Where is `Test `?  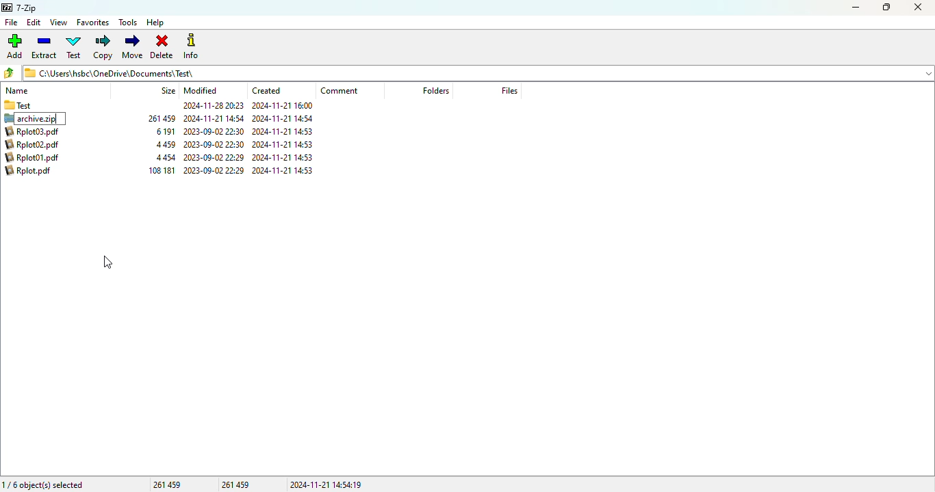 Test  is located at coordinates (40, 105).